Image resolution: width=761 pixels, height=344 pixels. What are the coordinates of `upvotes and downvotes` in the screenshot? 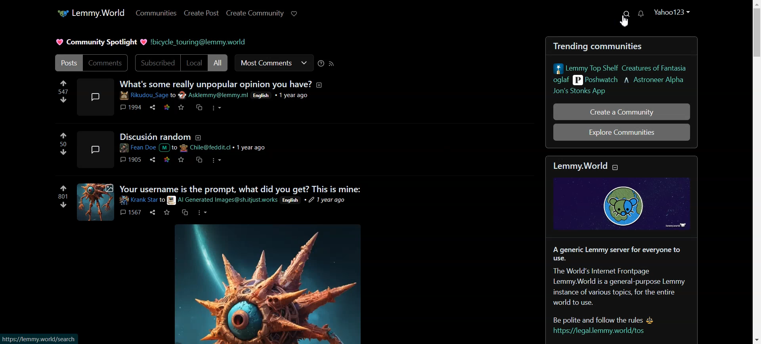 It's located at (63, 92).